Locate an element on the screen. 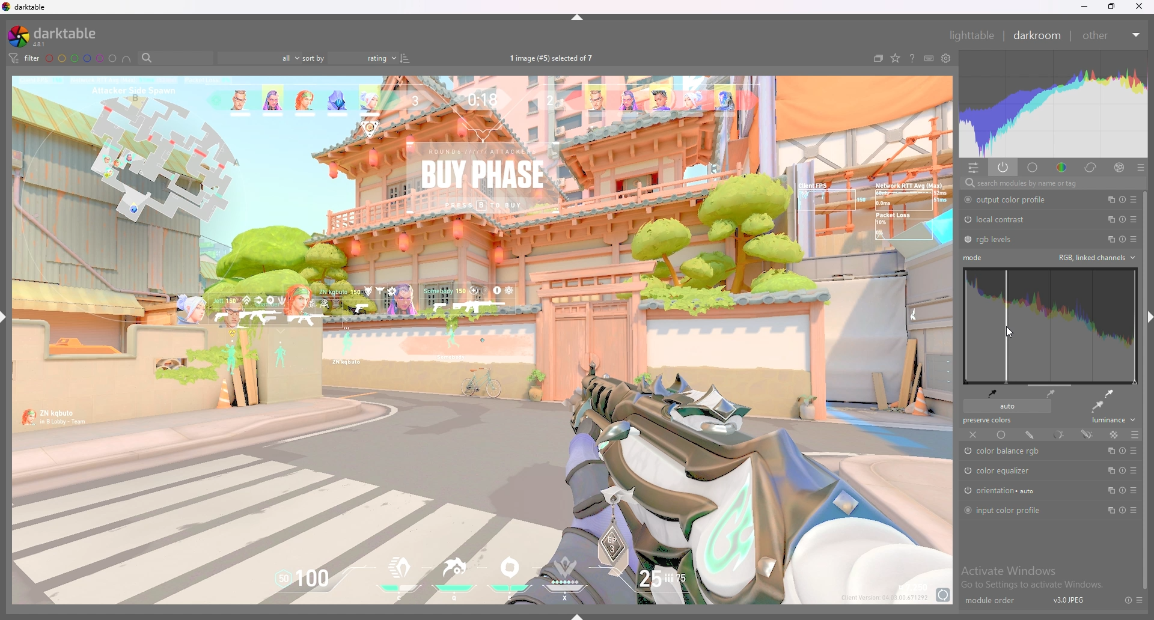 Image resolution: width=1154 pixels, height=620 pixels. off is located at coordinates (974, 435).